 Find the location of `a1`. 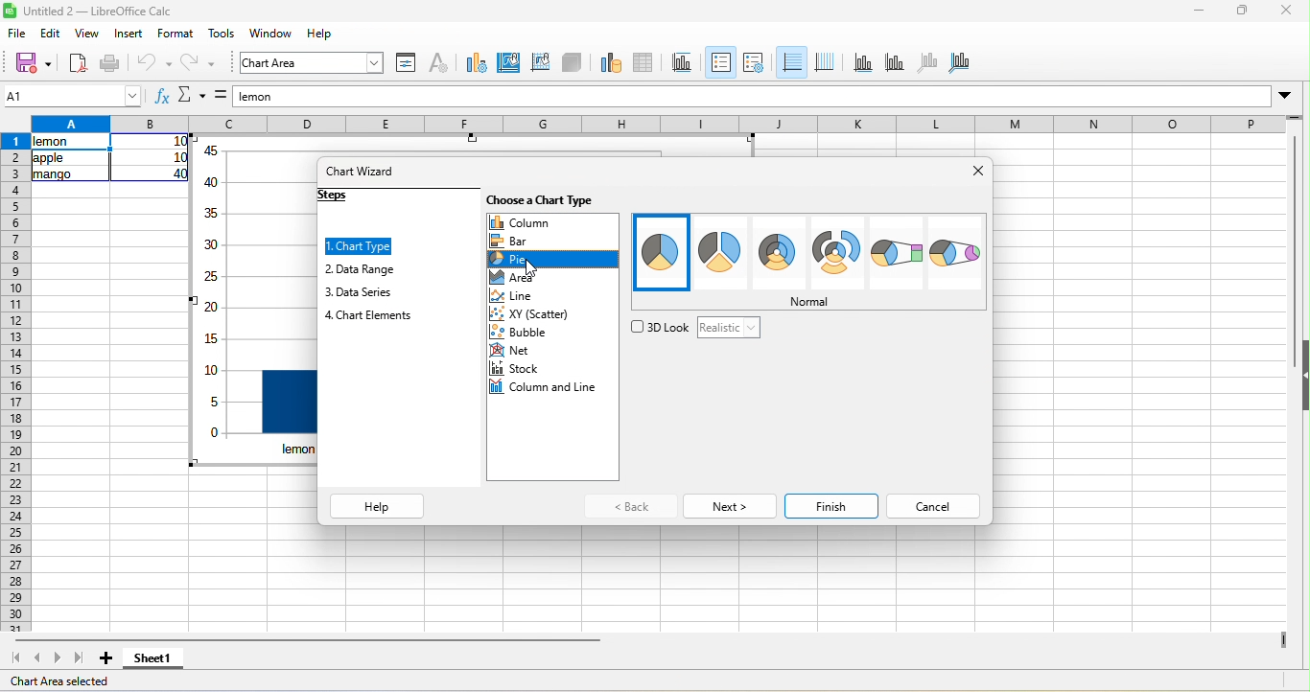

a1 is located at coordinates (73, 96).